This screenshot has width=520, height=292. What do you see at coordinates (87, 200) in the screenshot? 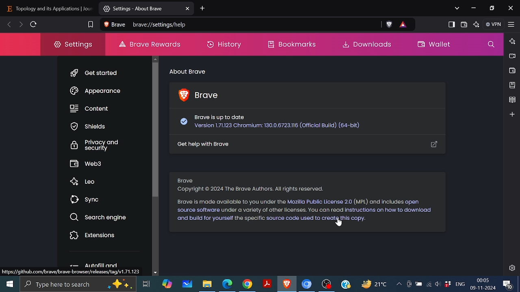
I see `Sync` at bounding box center [87, 200].